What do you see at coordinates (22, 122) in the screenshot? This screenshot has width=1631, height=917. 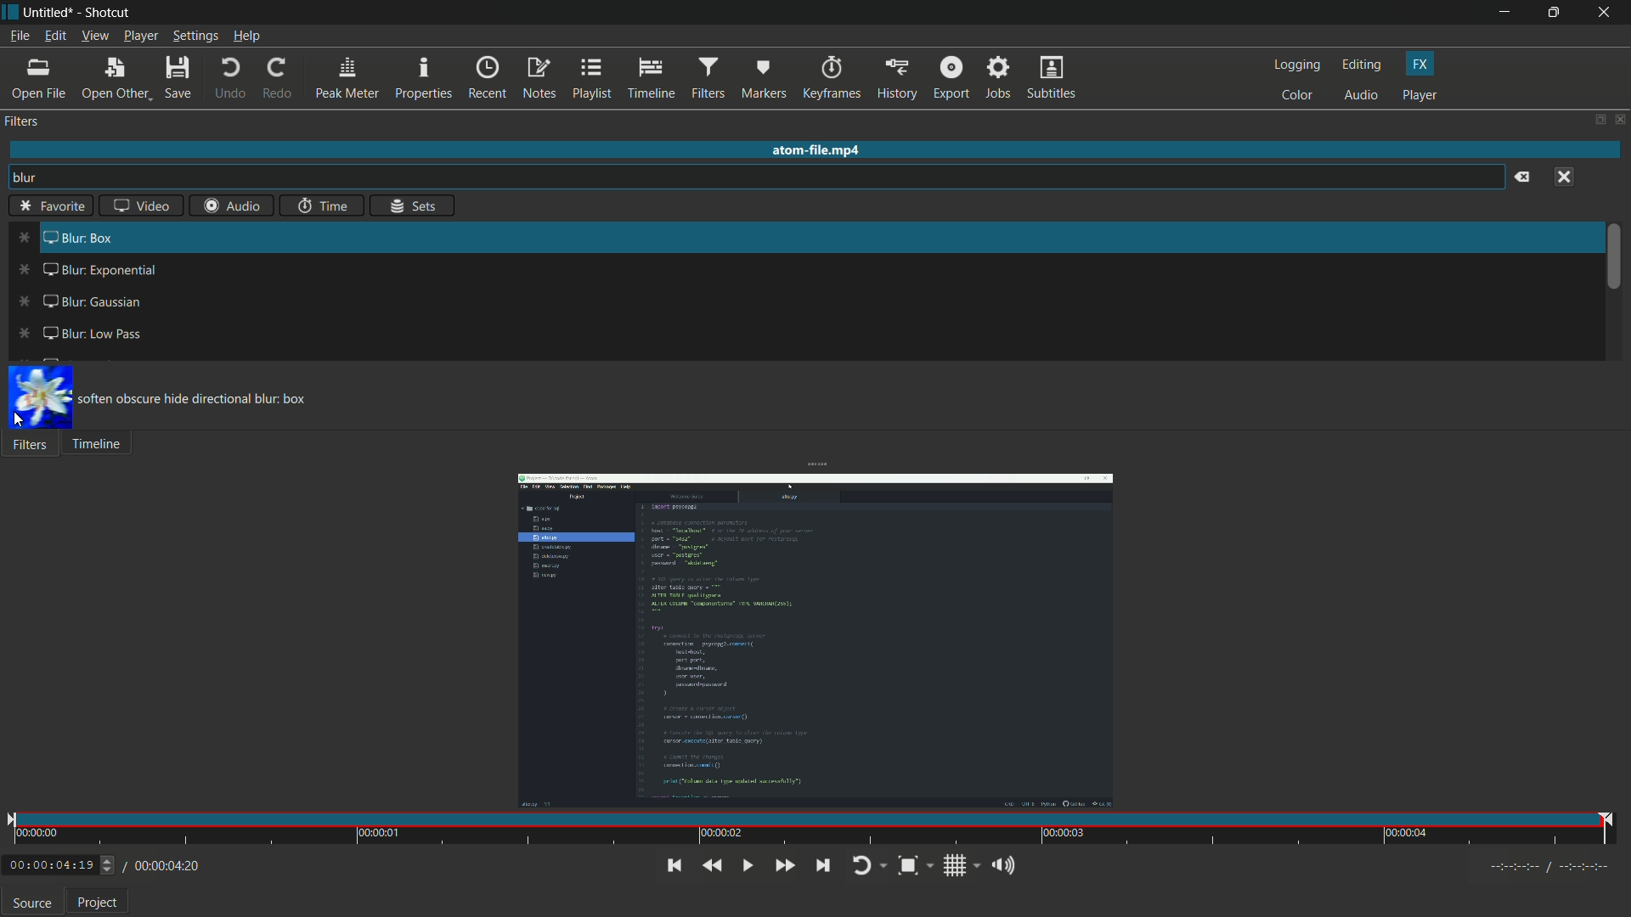 I see `filters` at bounding box center [22, 122].